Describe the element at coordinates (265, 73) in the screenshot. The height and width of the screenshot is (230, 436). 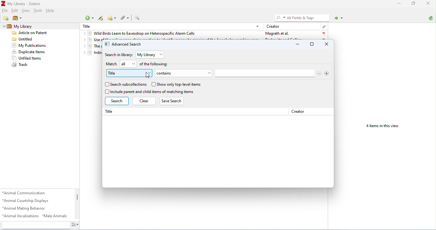
I see `search bar` at that location.